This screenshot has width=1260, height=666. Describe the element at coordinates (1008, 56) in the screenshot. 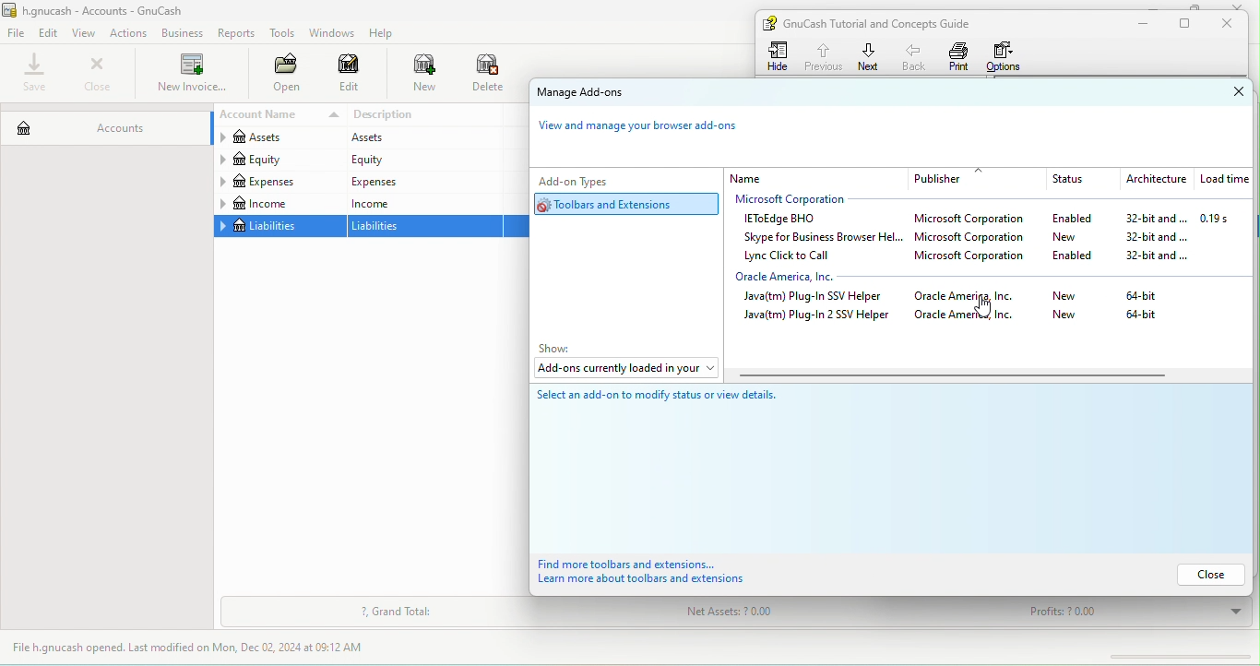

I see `options` at that location.